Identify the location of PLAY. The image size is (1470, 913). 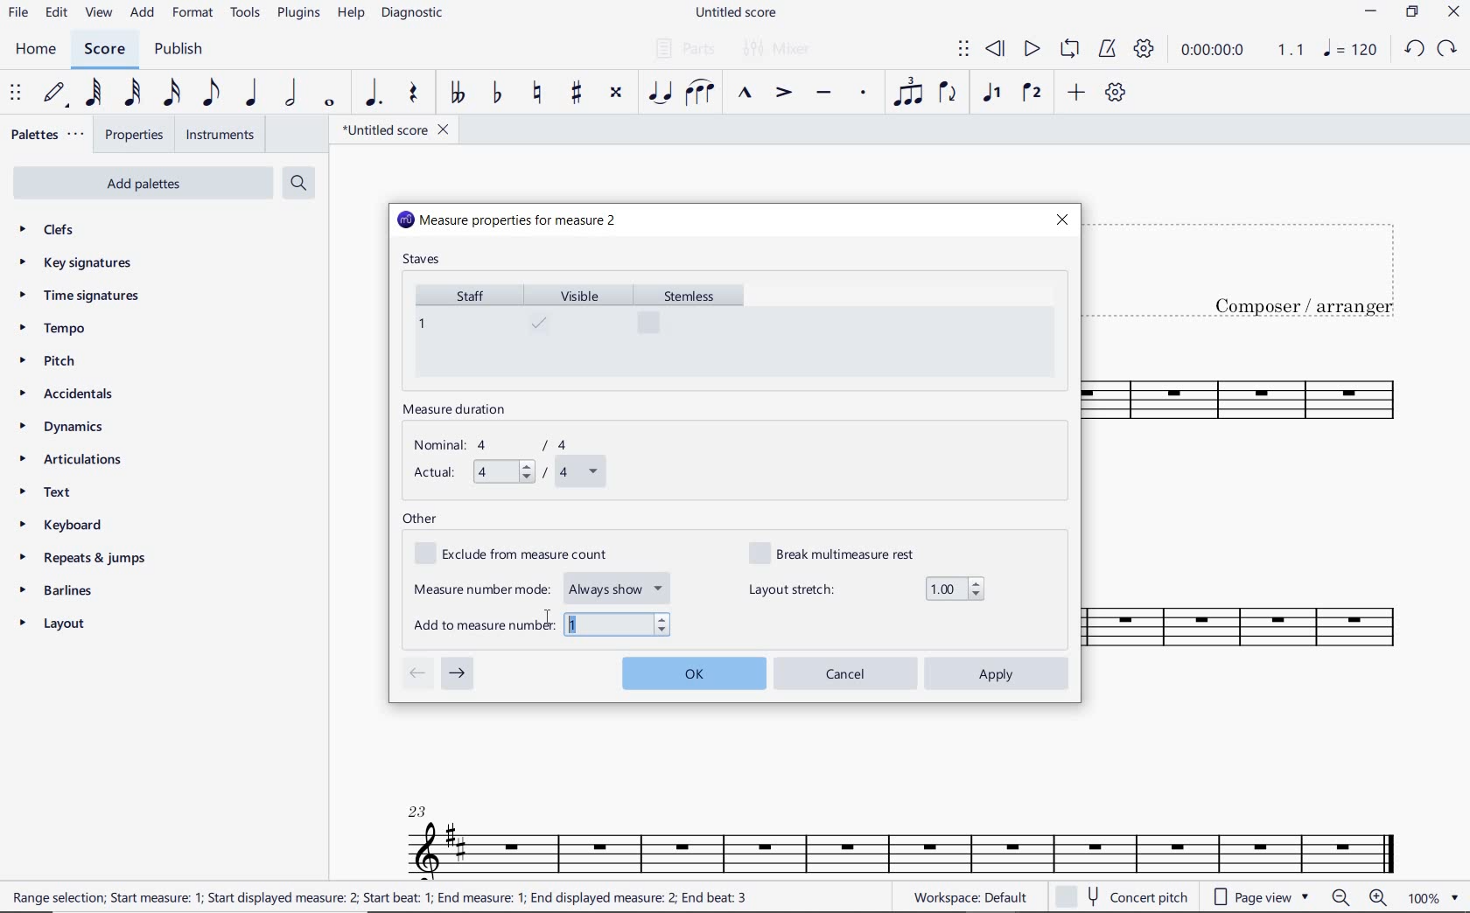
(1030, 50).